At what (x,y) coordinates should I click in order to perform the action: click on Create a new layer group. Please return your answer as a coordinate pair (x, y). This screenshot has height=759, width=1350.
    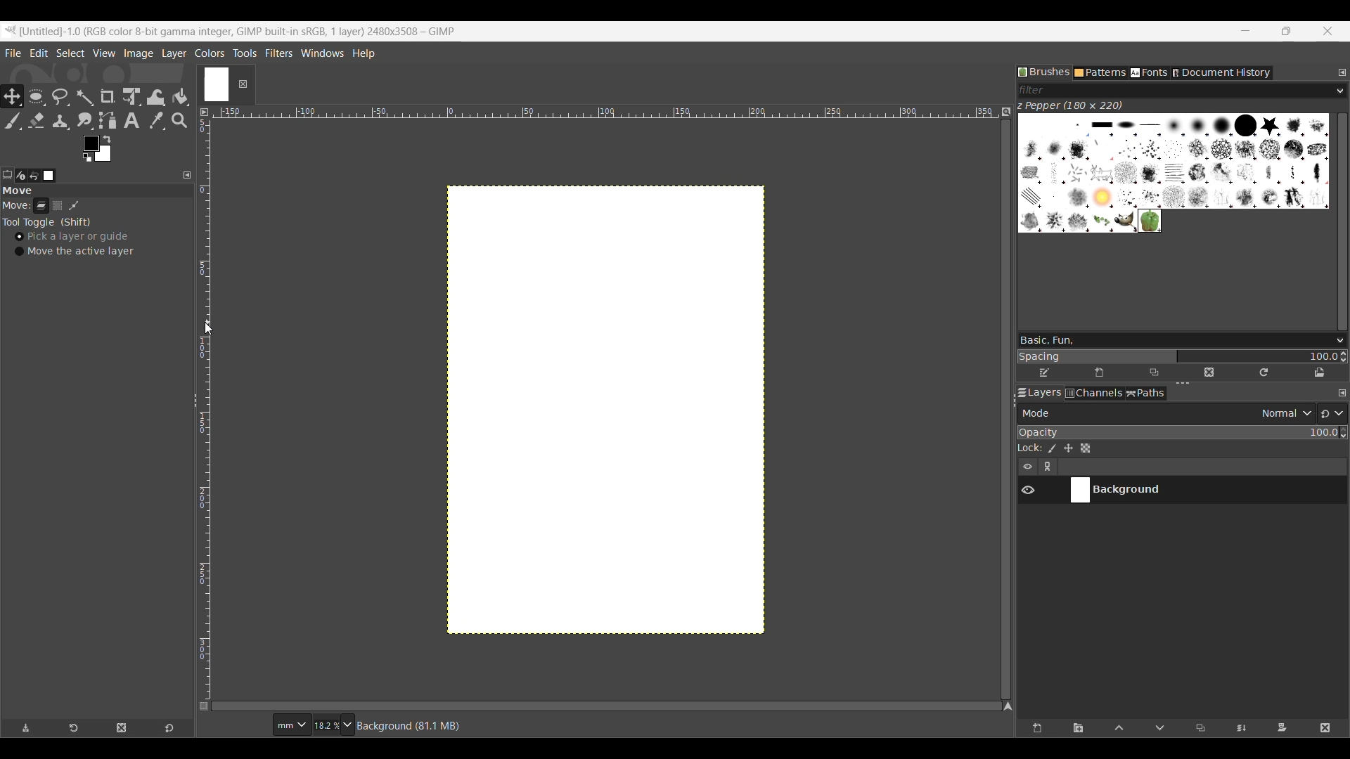
    Looking at the image, I should click on (1079, 729).